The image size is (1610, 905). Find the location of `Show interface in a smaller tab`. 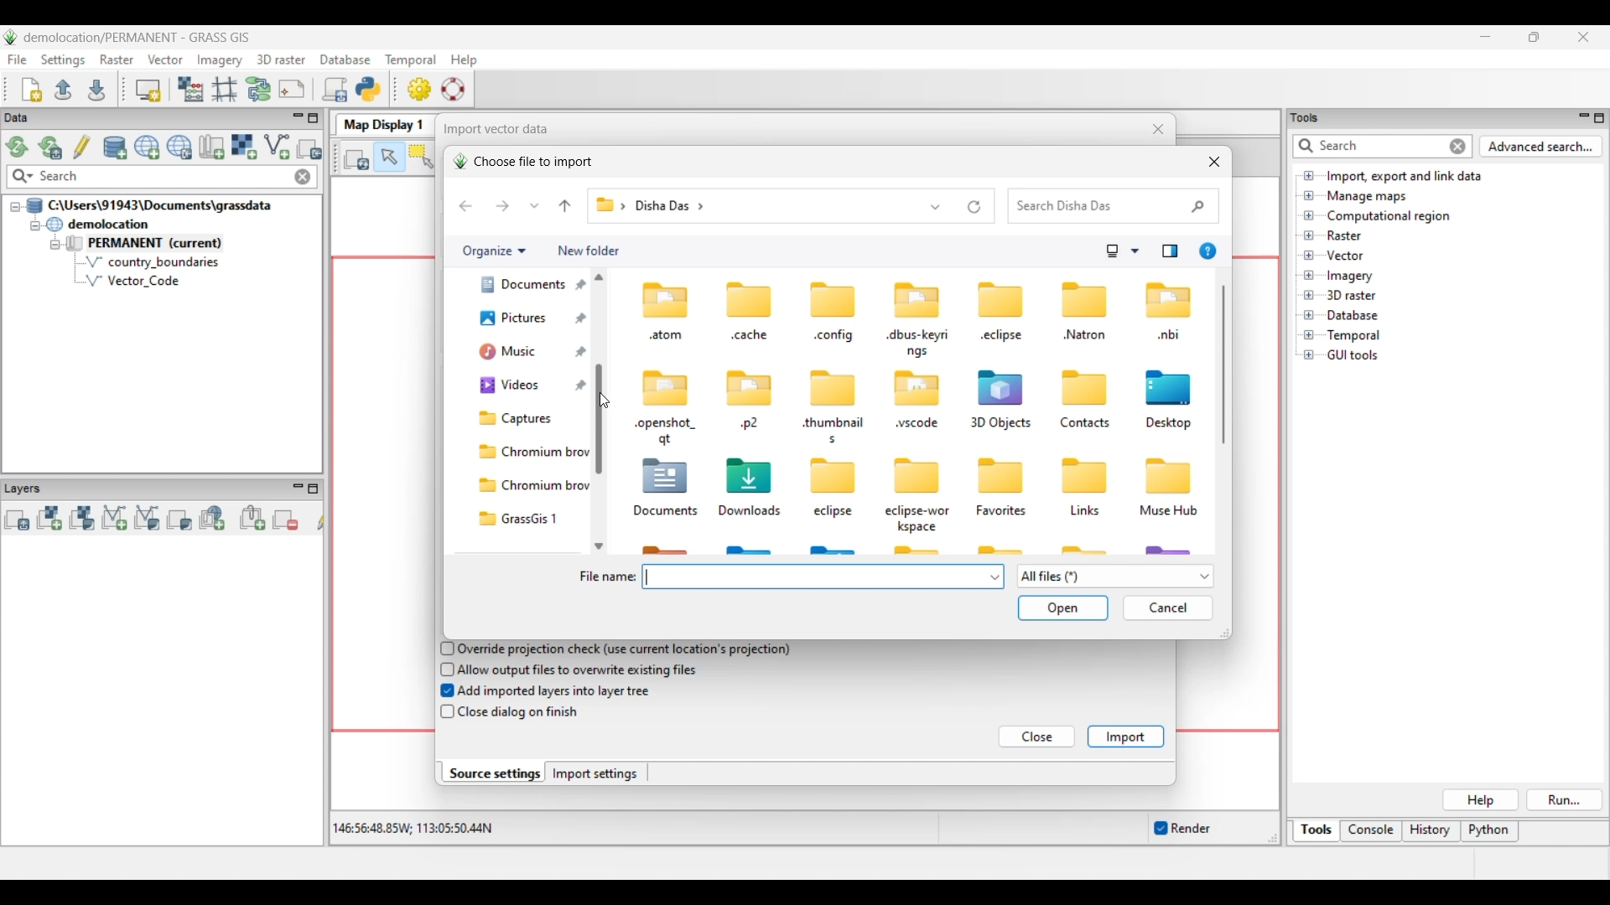

Show interface in a smaller tab is located at coordinates (1534, 37).